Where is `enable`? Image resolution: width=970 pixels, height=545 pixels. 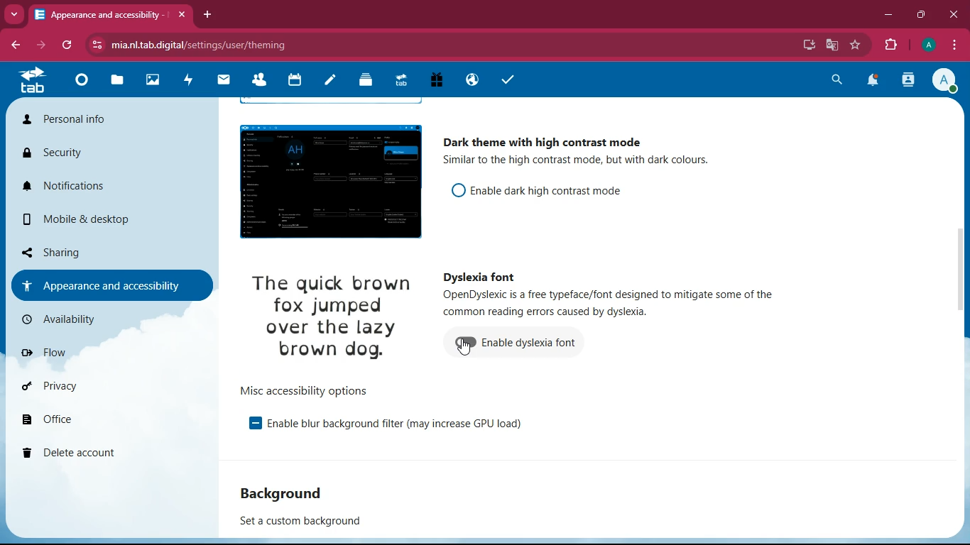 enable is located at coordinates (546, 188).